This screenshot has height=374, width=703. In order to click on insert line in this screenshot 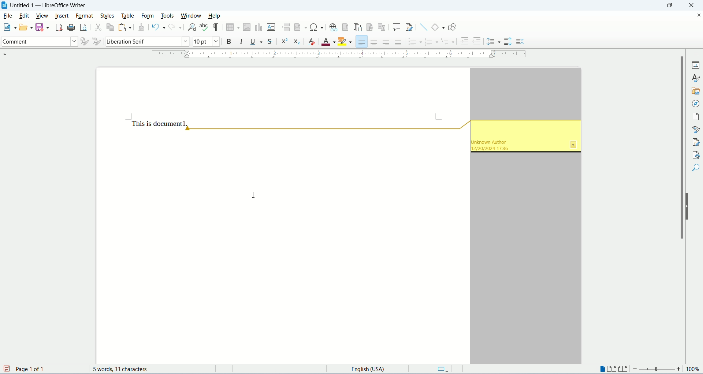, I will do `click(424, 27)`.